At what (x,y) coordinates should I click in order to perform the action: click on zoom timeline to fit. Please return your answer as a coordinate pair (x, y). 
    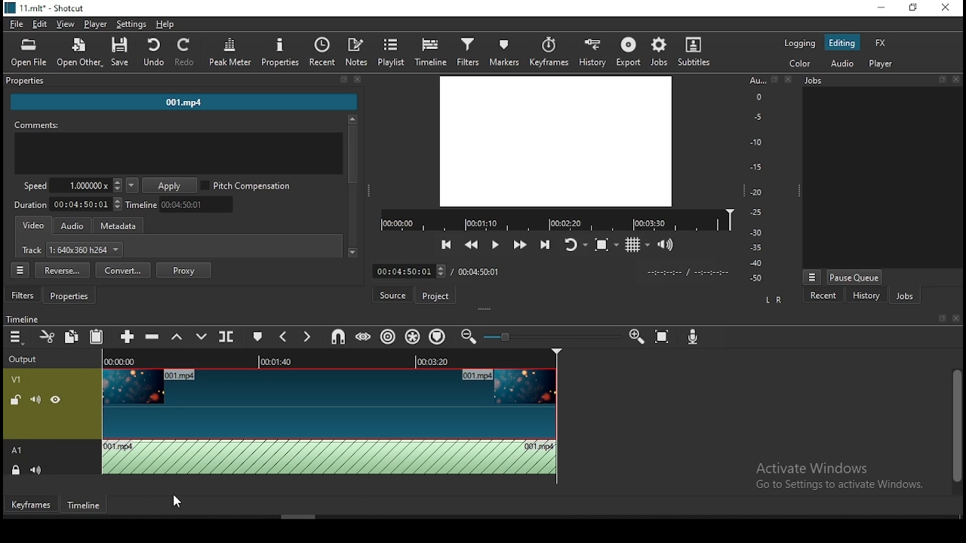
    Looking at the image, I should click on (663, 335).